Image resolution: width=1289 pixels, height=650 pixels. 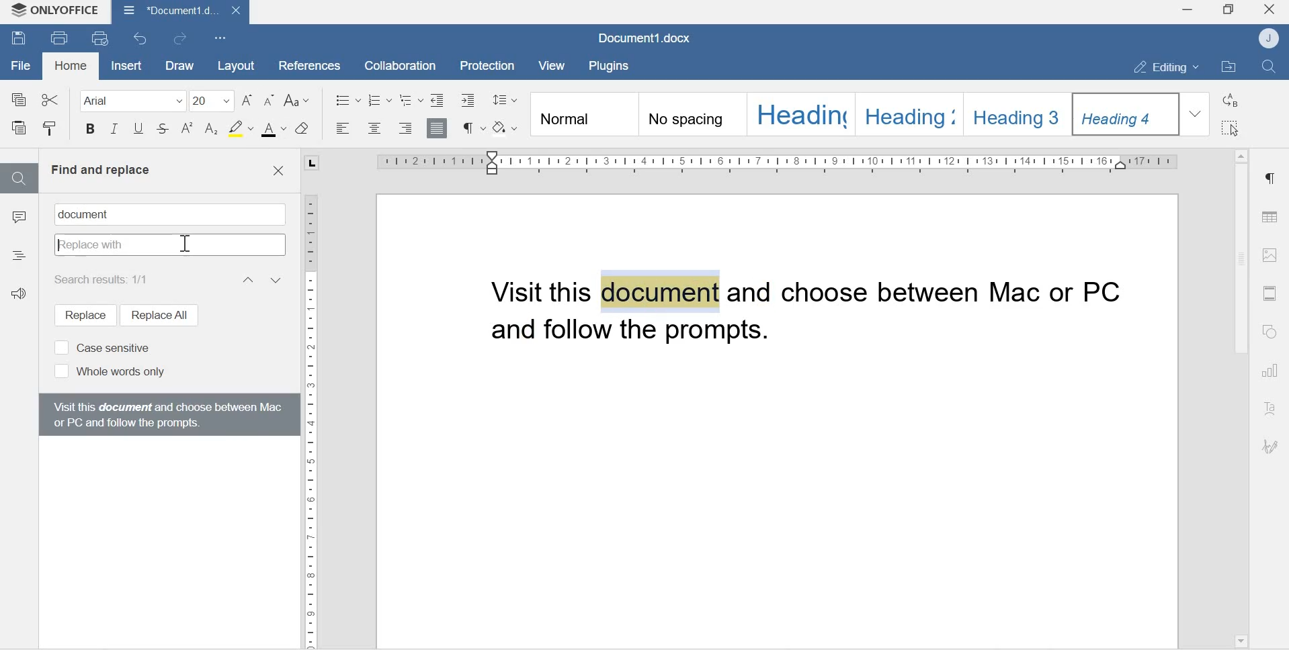 What do you see at coordinates (935, 293) in the screenshot?
I see `and choose between MAC or PC` at bounding box center [935, 293].